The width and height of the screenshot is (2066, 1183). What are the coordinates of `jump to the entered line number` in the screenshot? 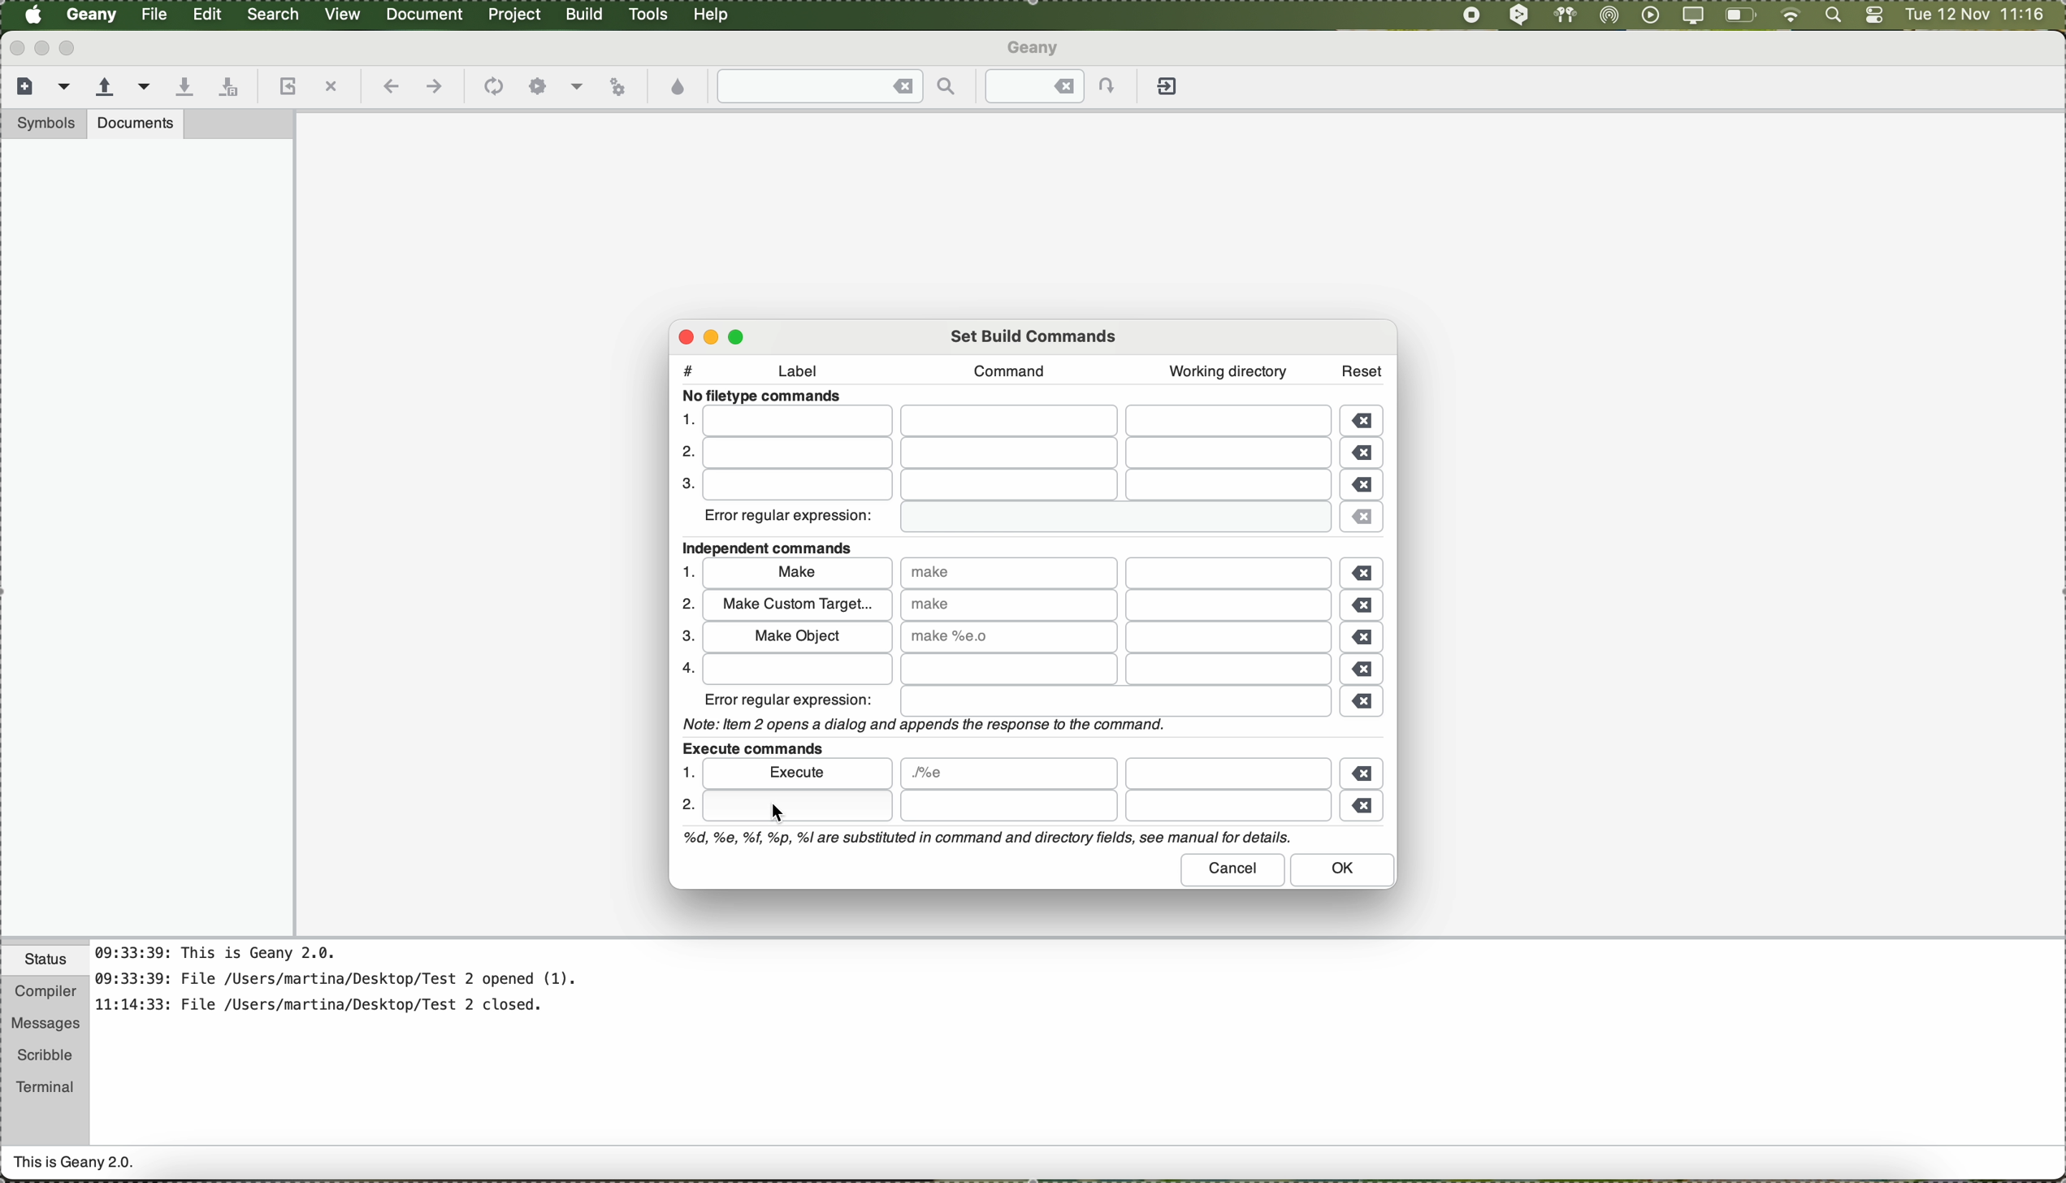 It's located at (1060, 86).